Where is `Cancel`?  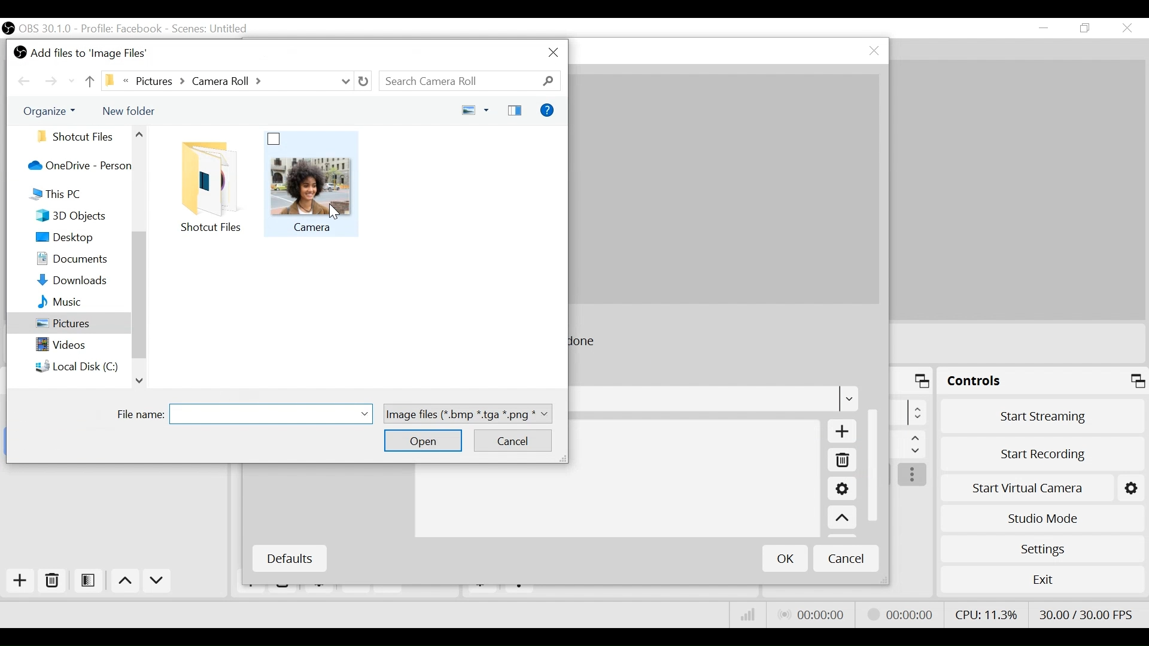 Cancel is located at coordinates (515, 440).